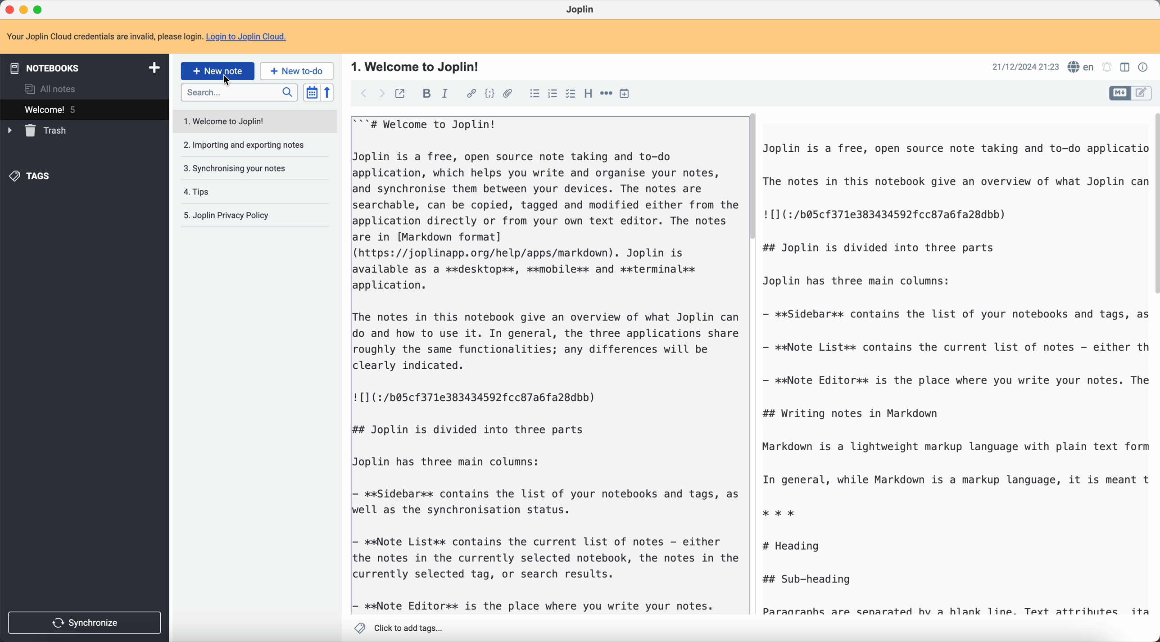 This screenshot has width=1160, height=642. I want to click on new to-do, so click(297, 70).